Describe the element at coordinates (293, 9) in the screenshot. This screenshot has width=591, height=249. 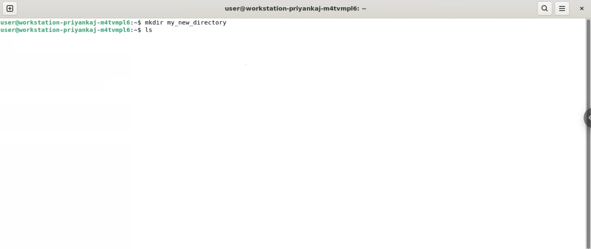
I see `user@workstation-priyankaj-m4tvmpl6: ~ ` at that location.